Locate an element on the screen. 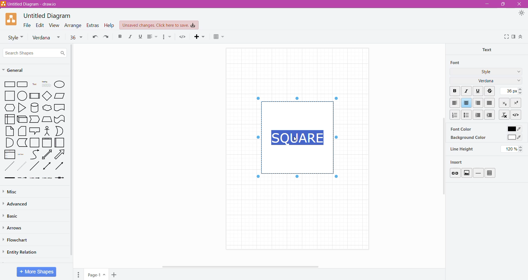 The height and width of the screenshot is (280, 528). Quarter Circle is located at coordinates (9, 142).